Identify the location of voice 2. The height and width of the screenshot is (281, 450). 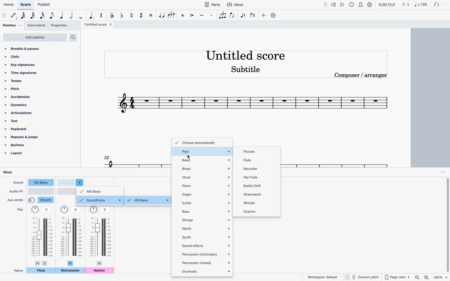
(253, 16).